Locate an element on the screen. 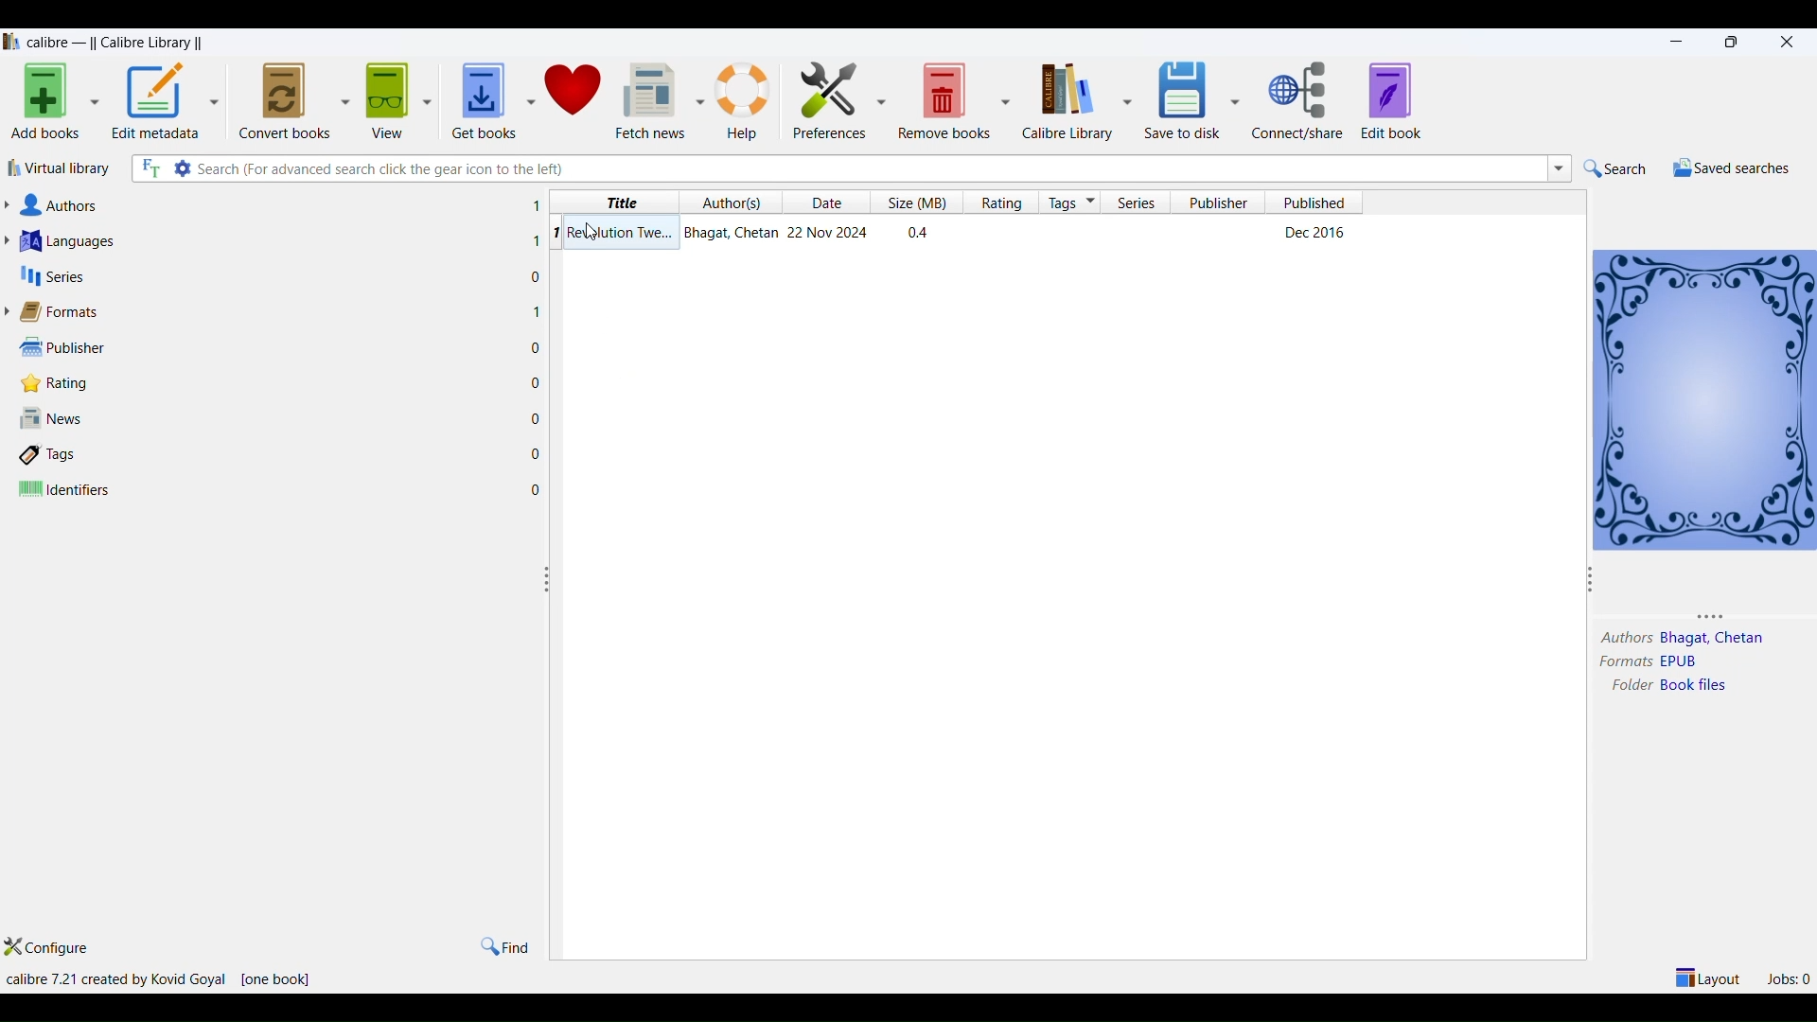 The image size is (1817, 1022). application name is located at coordinates (116, 40).